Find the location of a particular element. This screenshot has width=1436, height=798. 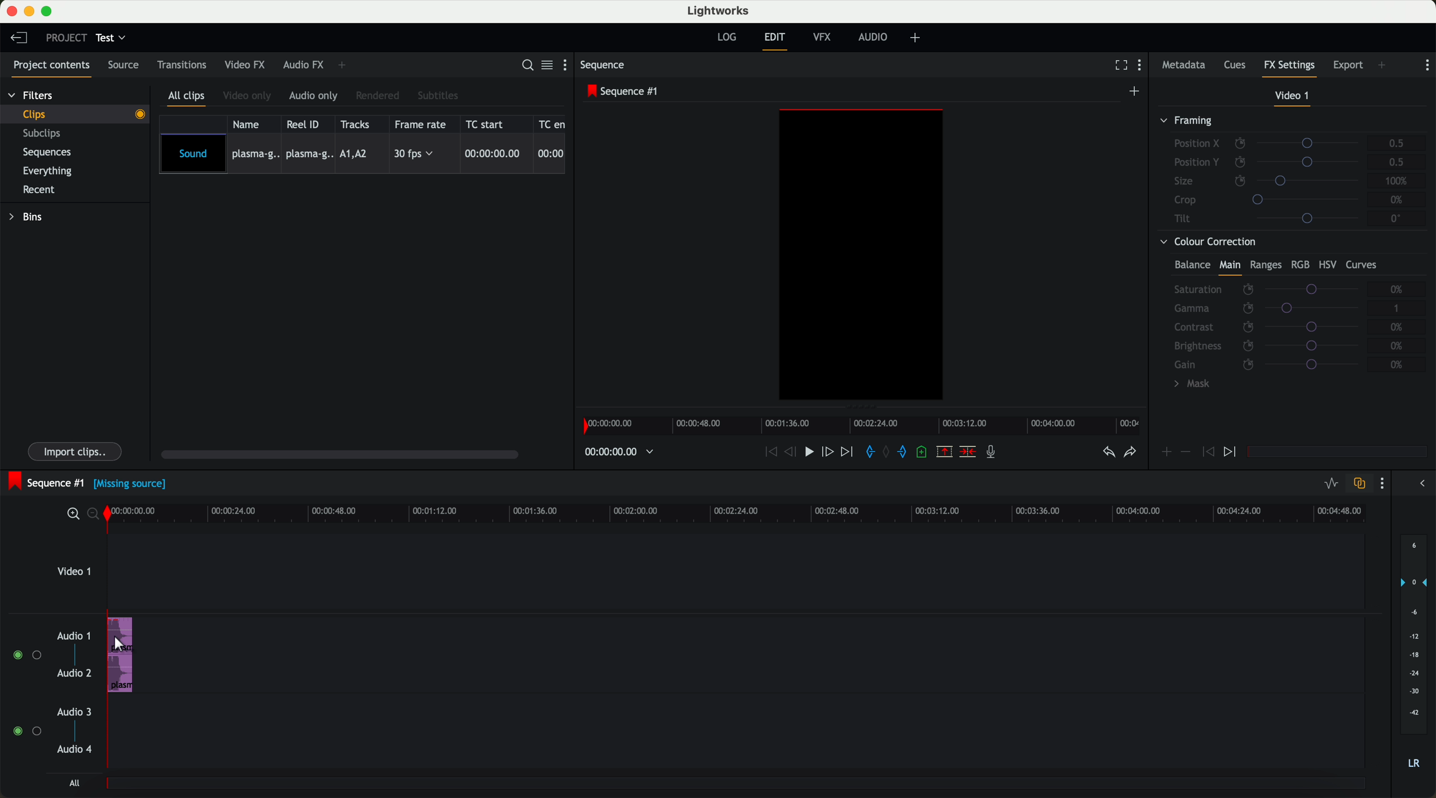

jump to previous keyframe is located at coordinates (1209, 455).